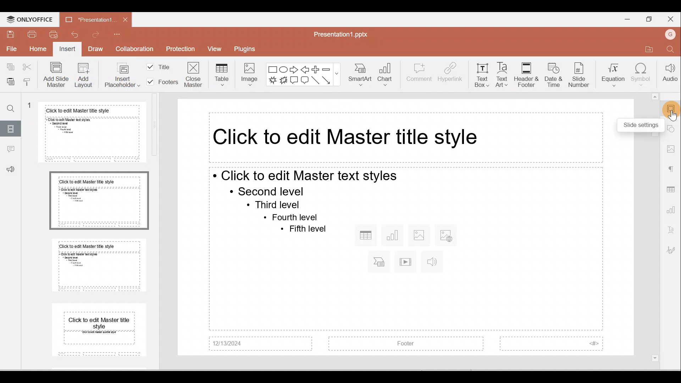 This screenshot has height=383, width=681. I want to click on Title, so click(162, 65).